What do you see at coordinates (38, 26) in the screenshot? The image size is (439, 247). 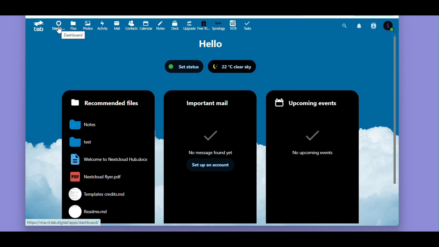 I see `tab` at bounding box center [38, 26].